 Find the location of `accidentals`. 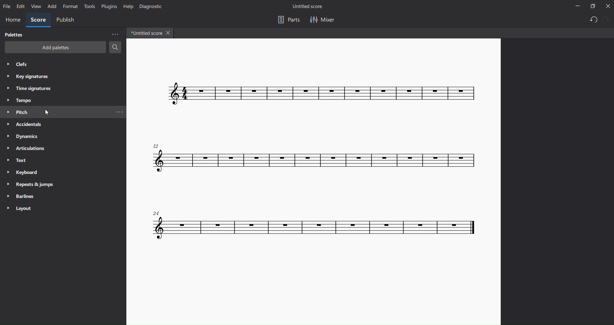

accidentals is located at coordinates (27, 125).